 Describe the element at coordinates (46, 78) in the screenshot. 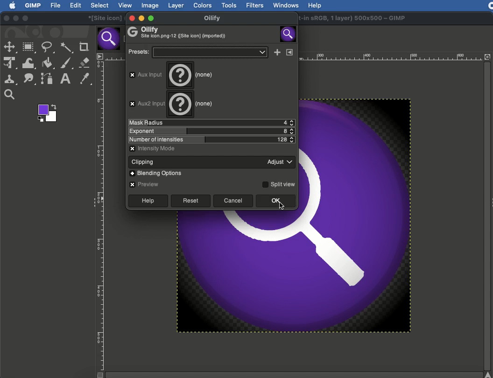

I see `Path` at that location.